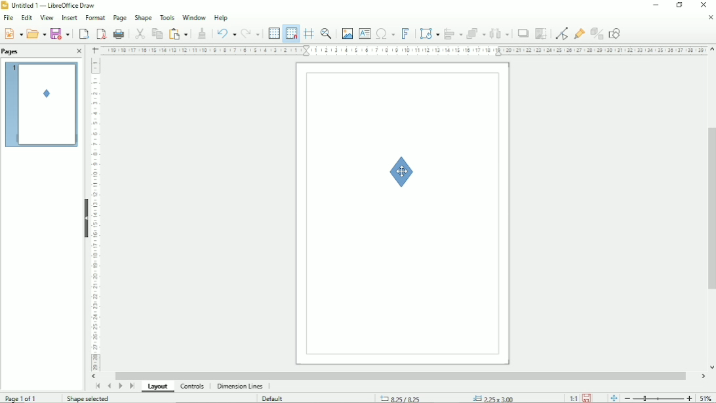 The width and height of the screenshot is (716, 403). I want to click on Save, so click(589, 398).